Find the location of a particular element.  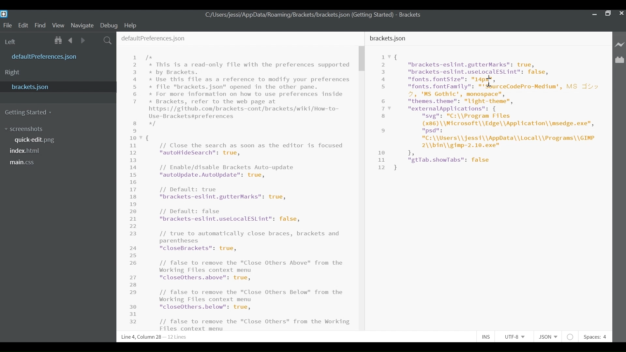

File is located at coordinates (7, 26).